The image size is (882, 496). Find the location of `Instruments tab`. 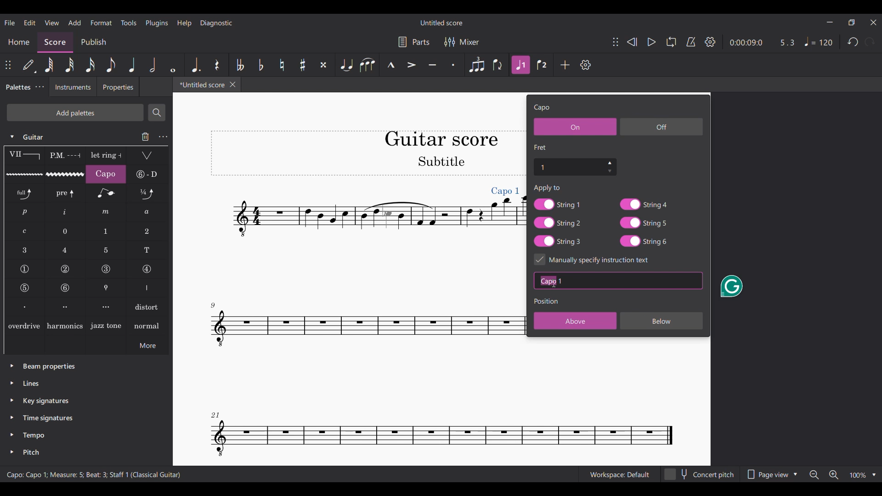

Instruments tab is located at coordinates (73, 87).